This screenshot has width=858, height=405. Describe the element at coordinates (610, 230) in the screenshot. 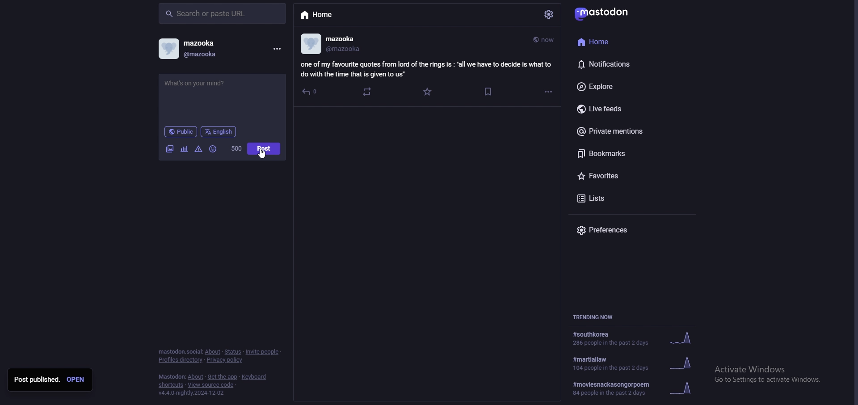

I see `preference` at that location.